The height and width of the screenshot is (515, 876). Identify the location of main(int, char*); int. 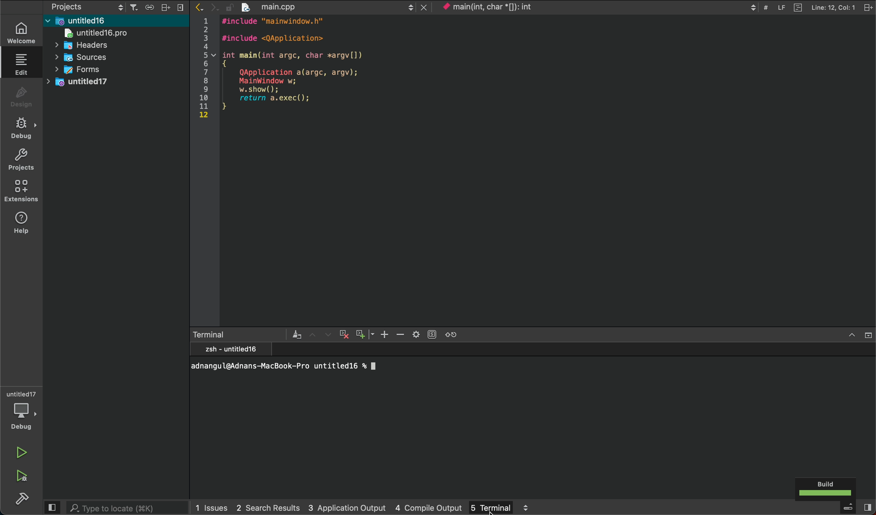
(506, 7).